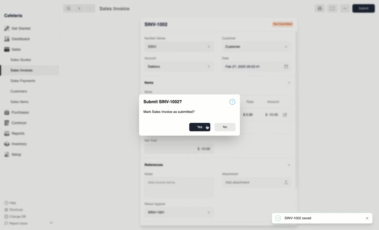  I want to click on Draft, so click(284, 24).